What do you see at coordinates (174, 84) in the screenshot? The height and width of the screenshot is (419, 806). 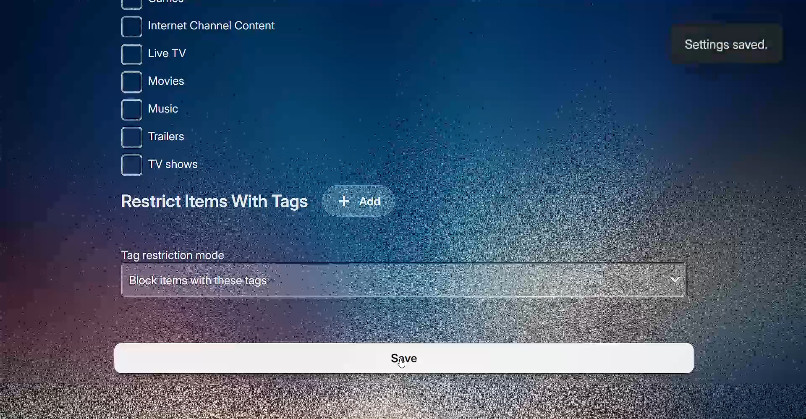 I see `Movies` at bounding box center [174, 84].